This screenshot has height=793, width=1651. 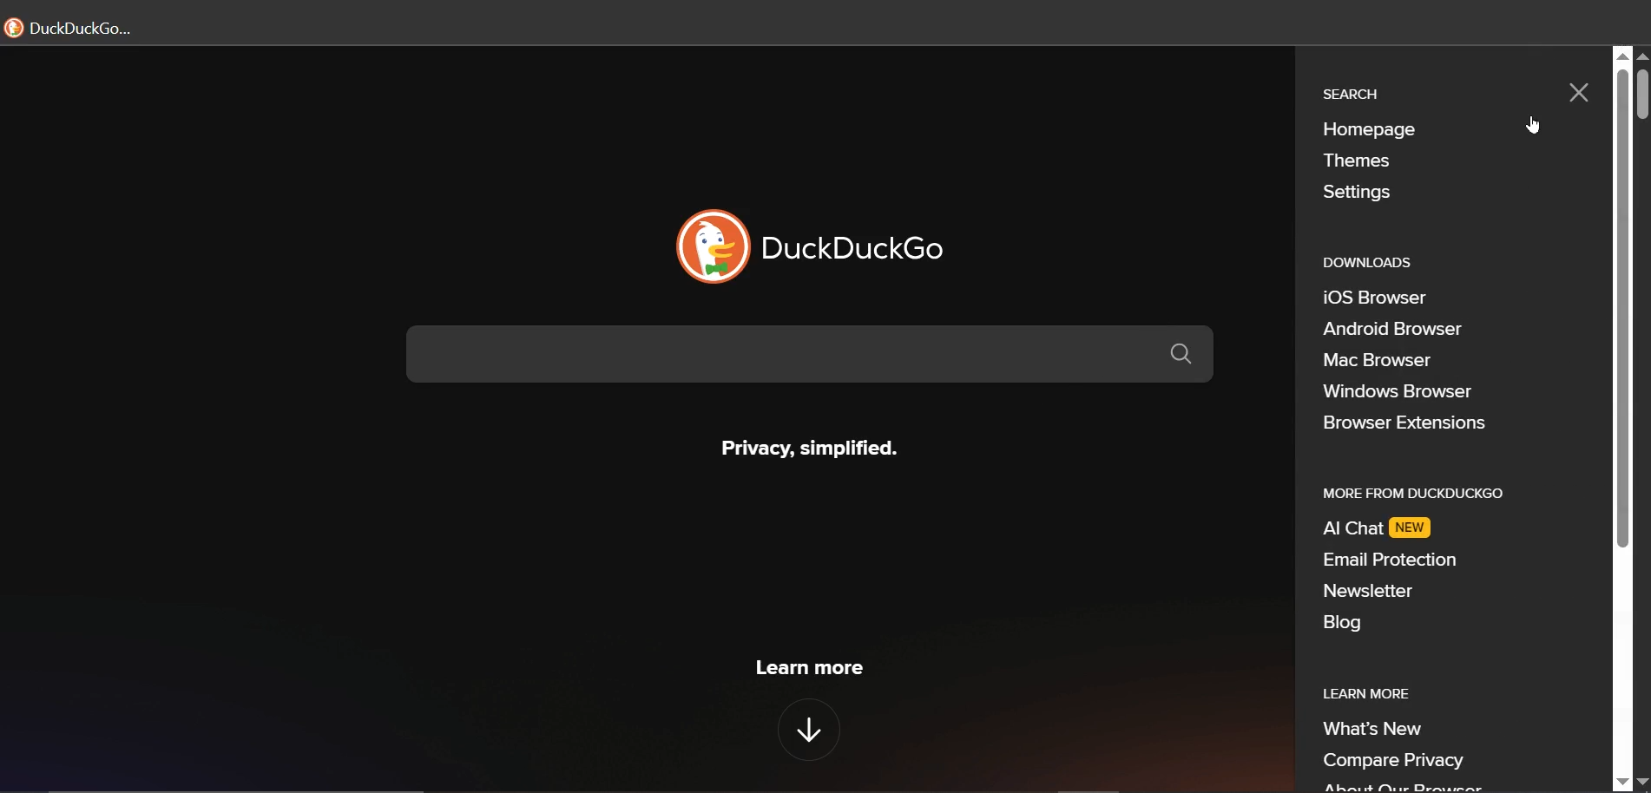 I want to click on cursor, so click(x=1530, y=126).